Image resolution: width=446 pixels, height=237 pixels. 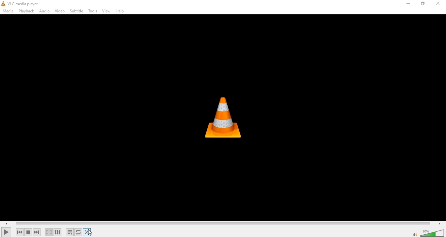 What do you see at coordinates (93, 11) in the screenshot?
I see `tools` at bounding box center [93, 11].